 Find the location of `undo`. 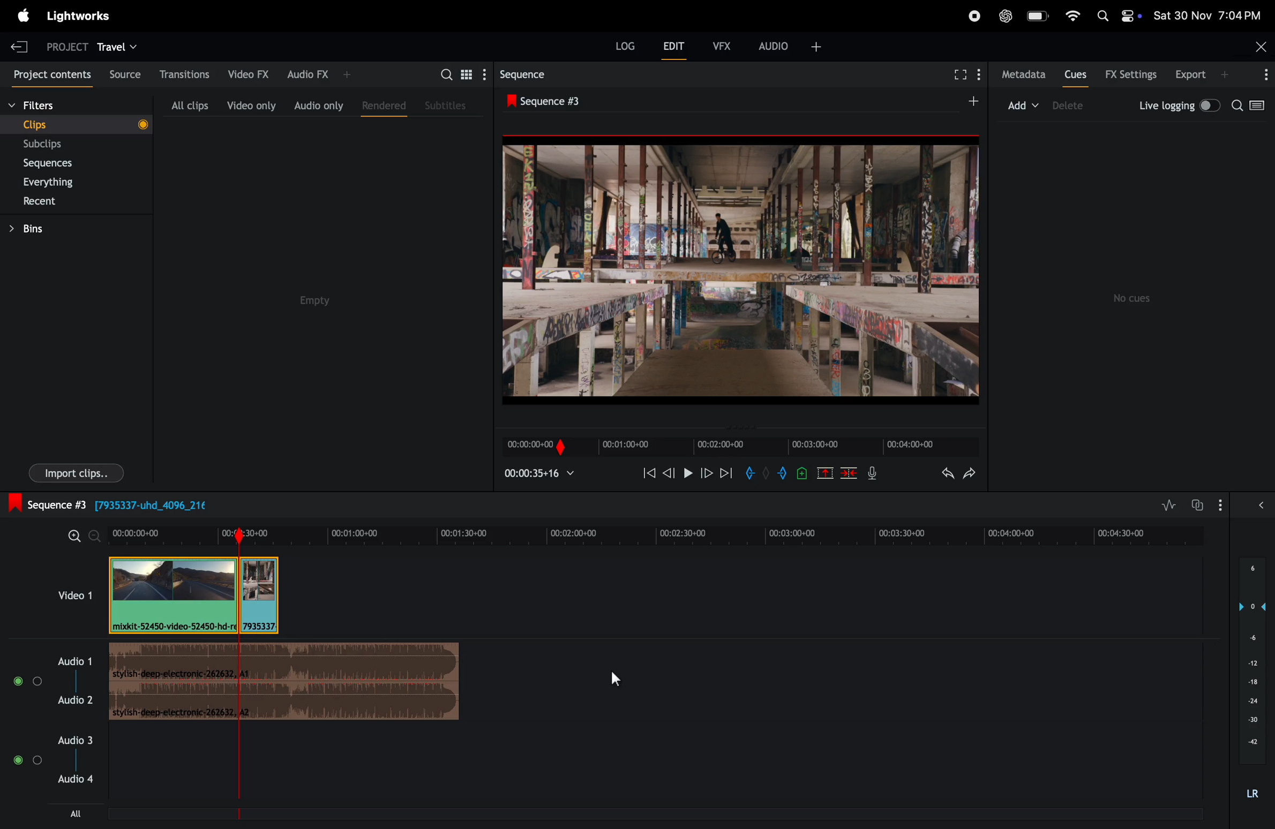

undo is located at coordinates (940, 472).